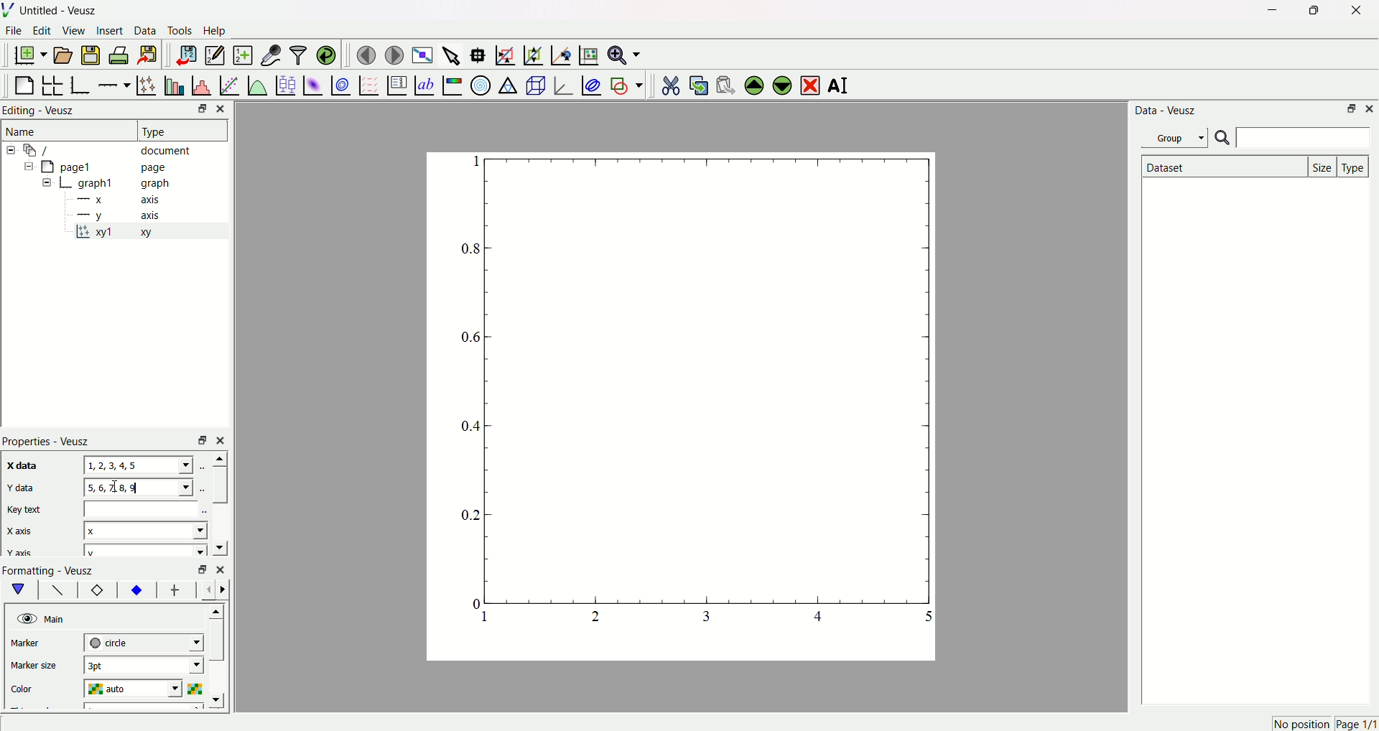 This screenshot has width=1379, height=731. Describe the element at coordinates (58, 592) in the screenshot. I see `background` at that location.